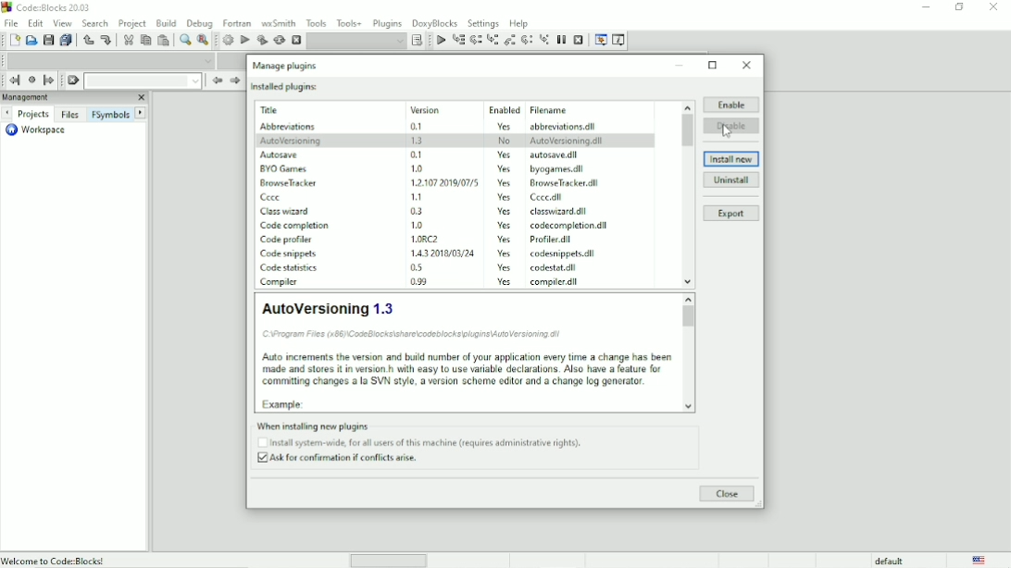 The height and width of the screenshot is (568, 1011). I want to click on Break debugger, so click(561, 40).